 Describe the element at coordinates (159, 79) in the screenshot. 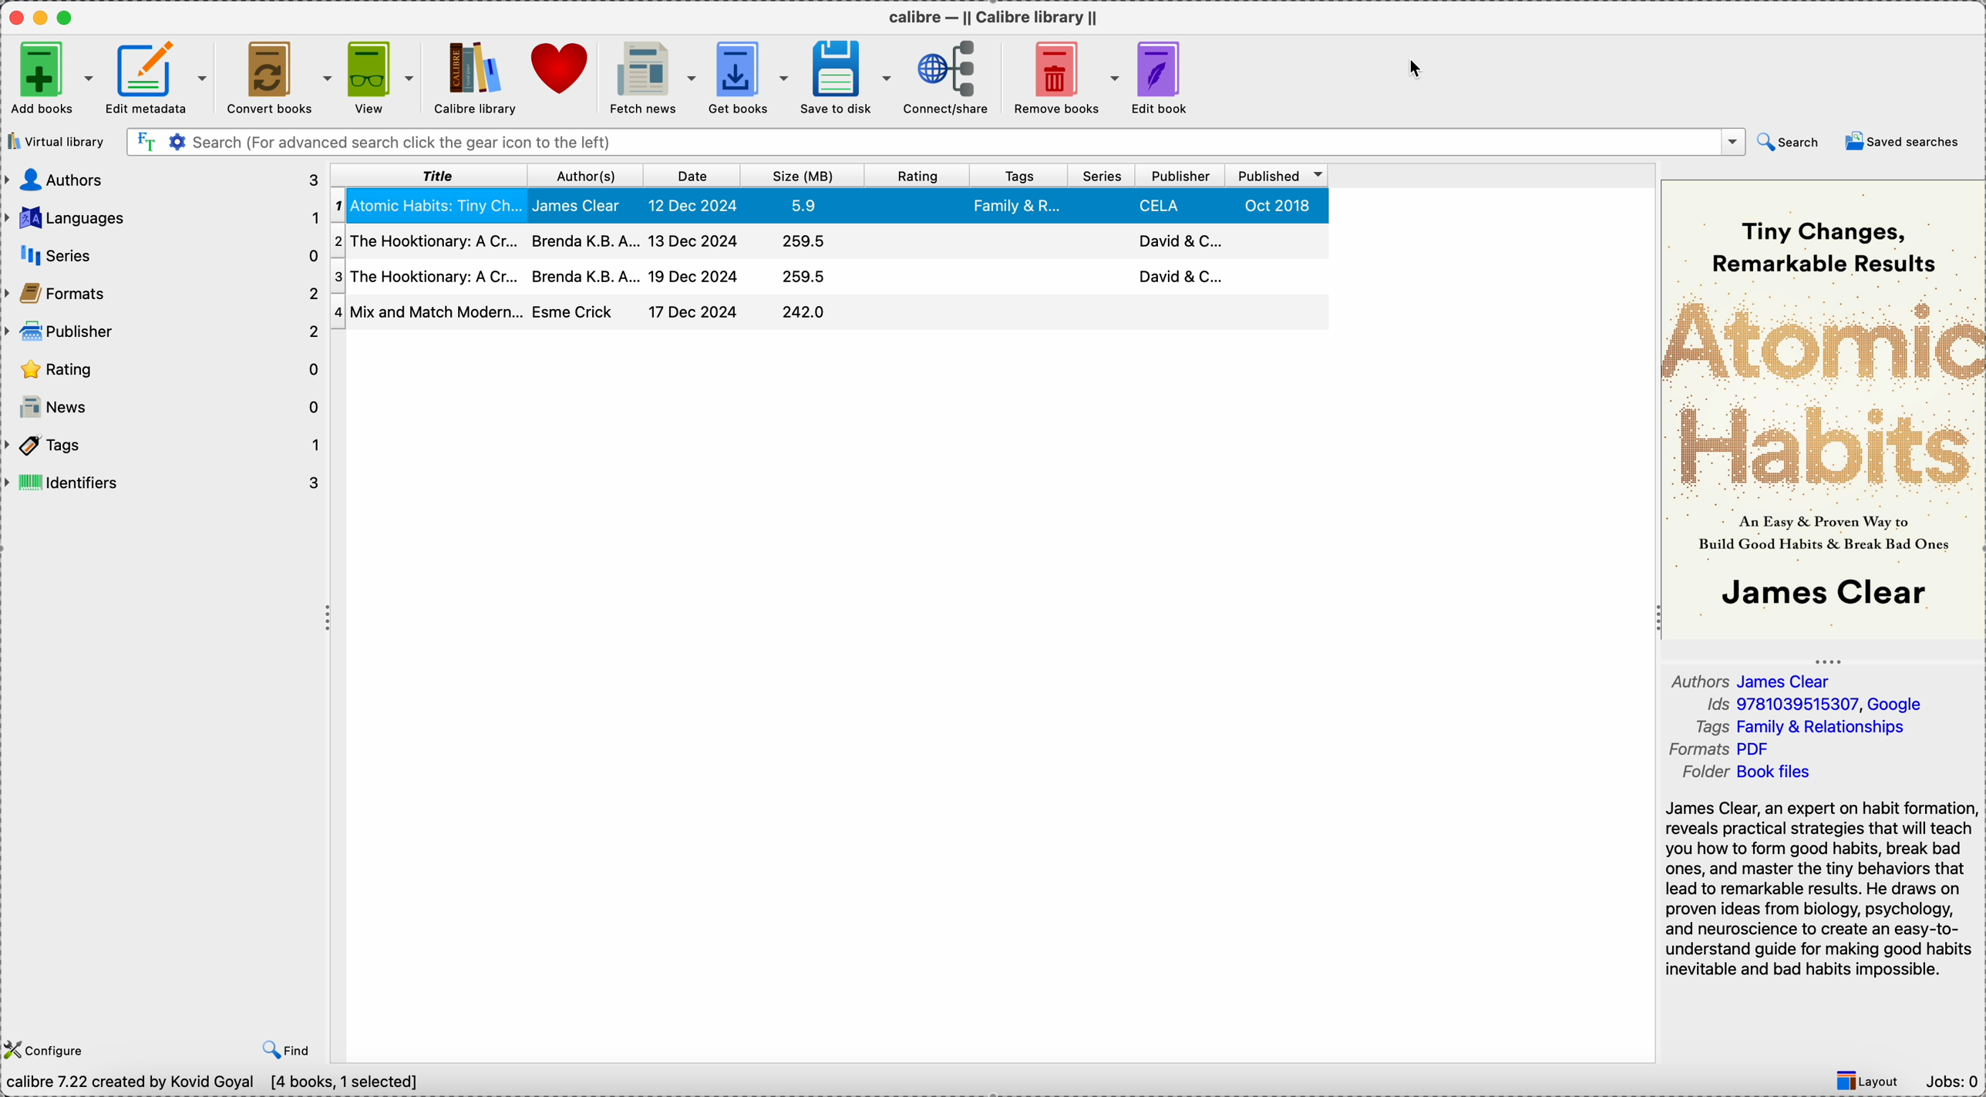

I see `edit metadata` at that location.